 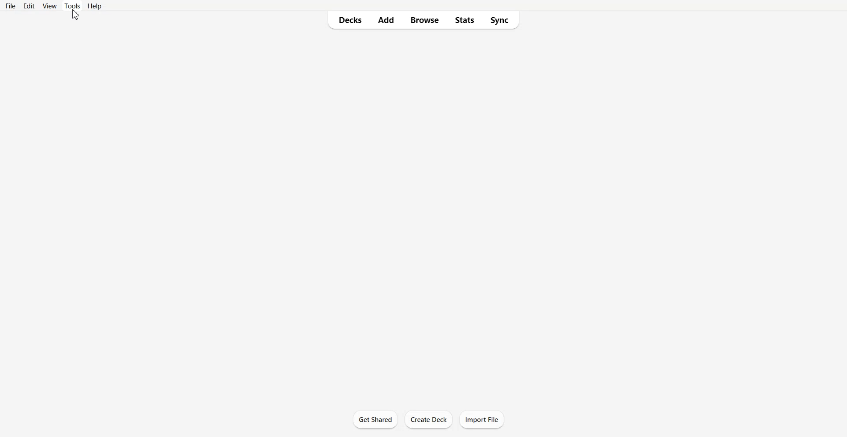 What do you see at coordinates (11, 6) in the screenshot?
I see `File` at bounding box center [11, 6].